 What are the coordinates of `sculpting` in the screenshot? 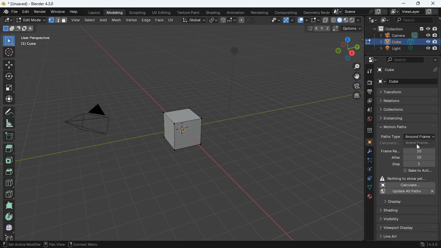 It's located at (137, 12).